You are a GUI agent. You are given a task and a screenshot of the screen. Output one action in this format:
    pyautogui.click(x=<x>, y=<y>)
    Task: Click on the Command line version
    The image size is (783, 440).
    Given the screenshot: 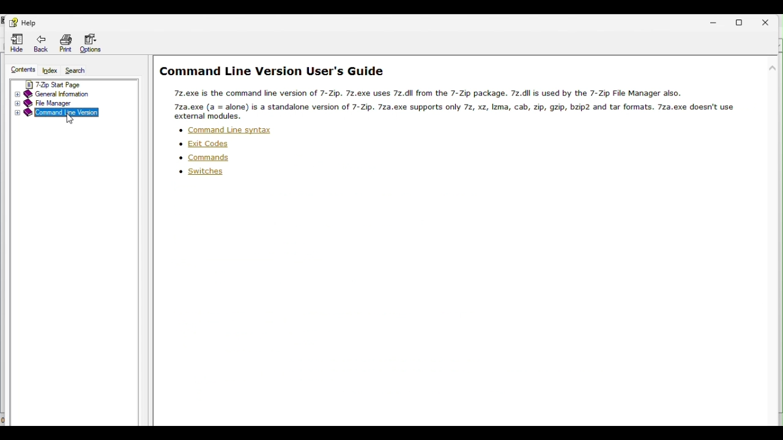 What is the action you would take?
    pyautogui.click(x=68, y=112)
    